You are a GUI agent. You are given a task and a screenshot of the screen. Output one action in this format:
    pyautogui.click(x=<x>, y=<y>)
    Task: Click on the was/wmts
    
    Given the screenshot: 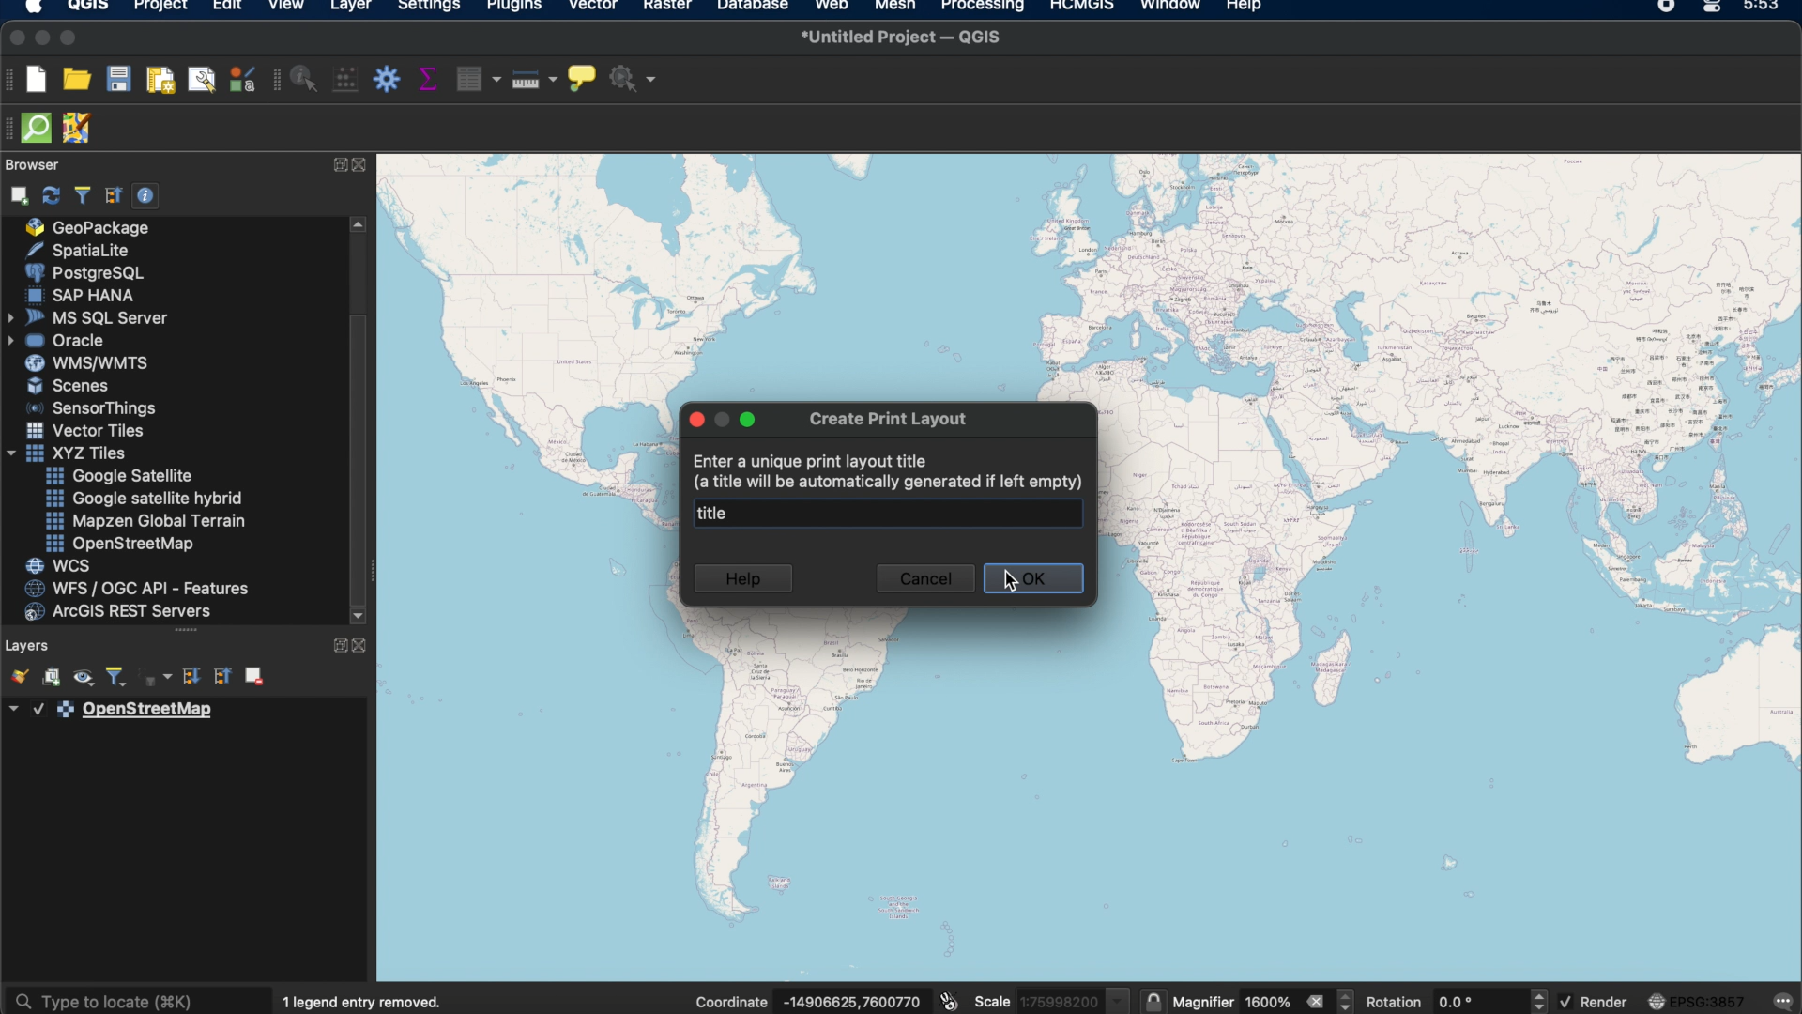 What is the action you would take?
    pyautogui.click(x=85, y=364)
    